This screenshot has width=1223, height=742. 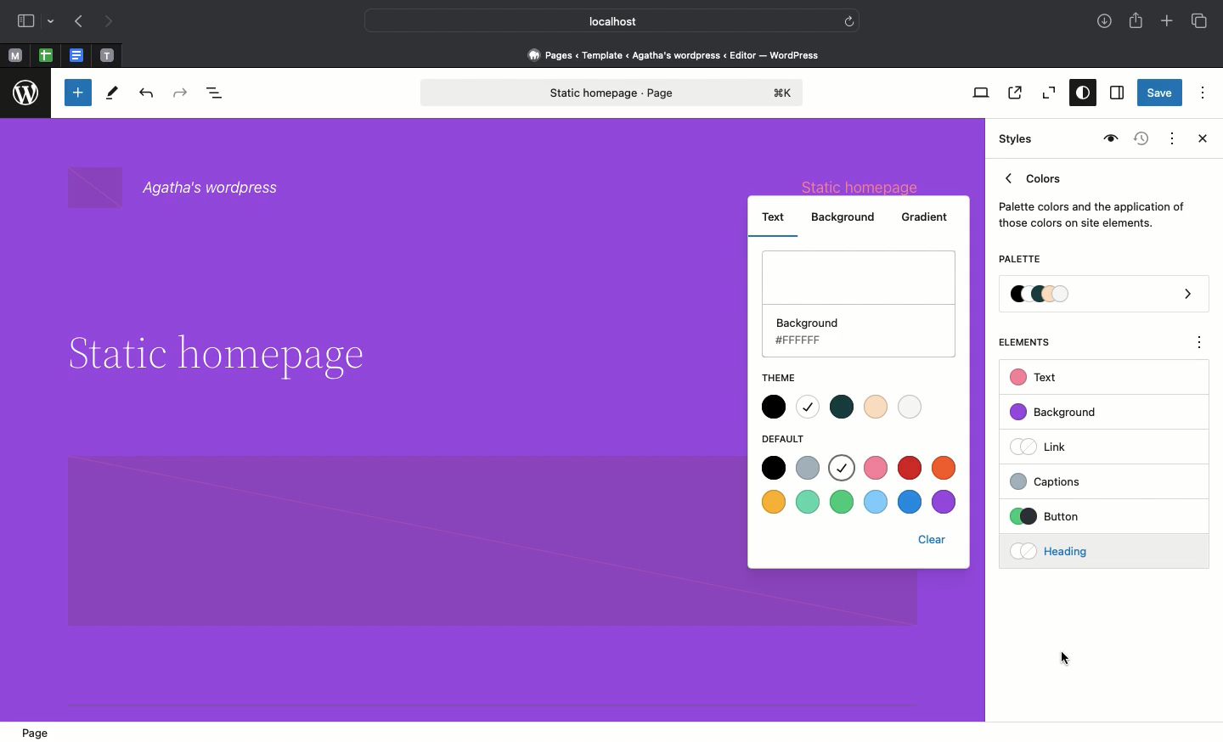 I want to click on Color change, so click(x=552, y=377).